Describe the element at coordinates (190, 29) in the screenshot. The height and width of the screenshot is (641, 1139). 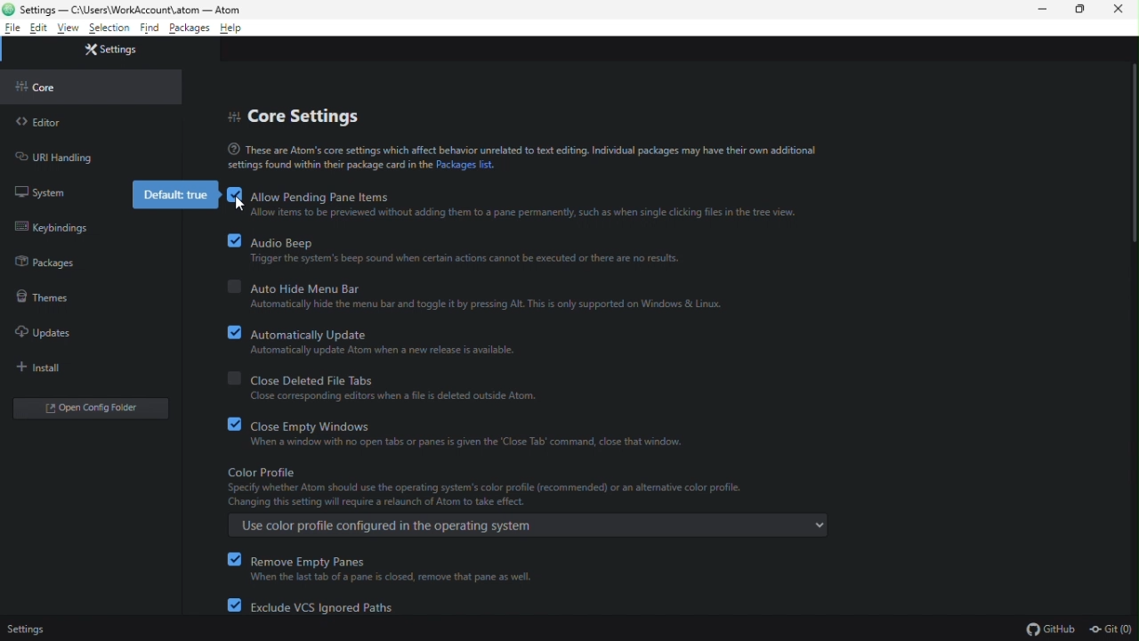
I see `packages` at that location.